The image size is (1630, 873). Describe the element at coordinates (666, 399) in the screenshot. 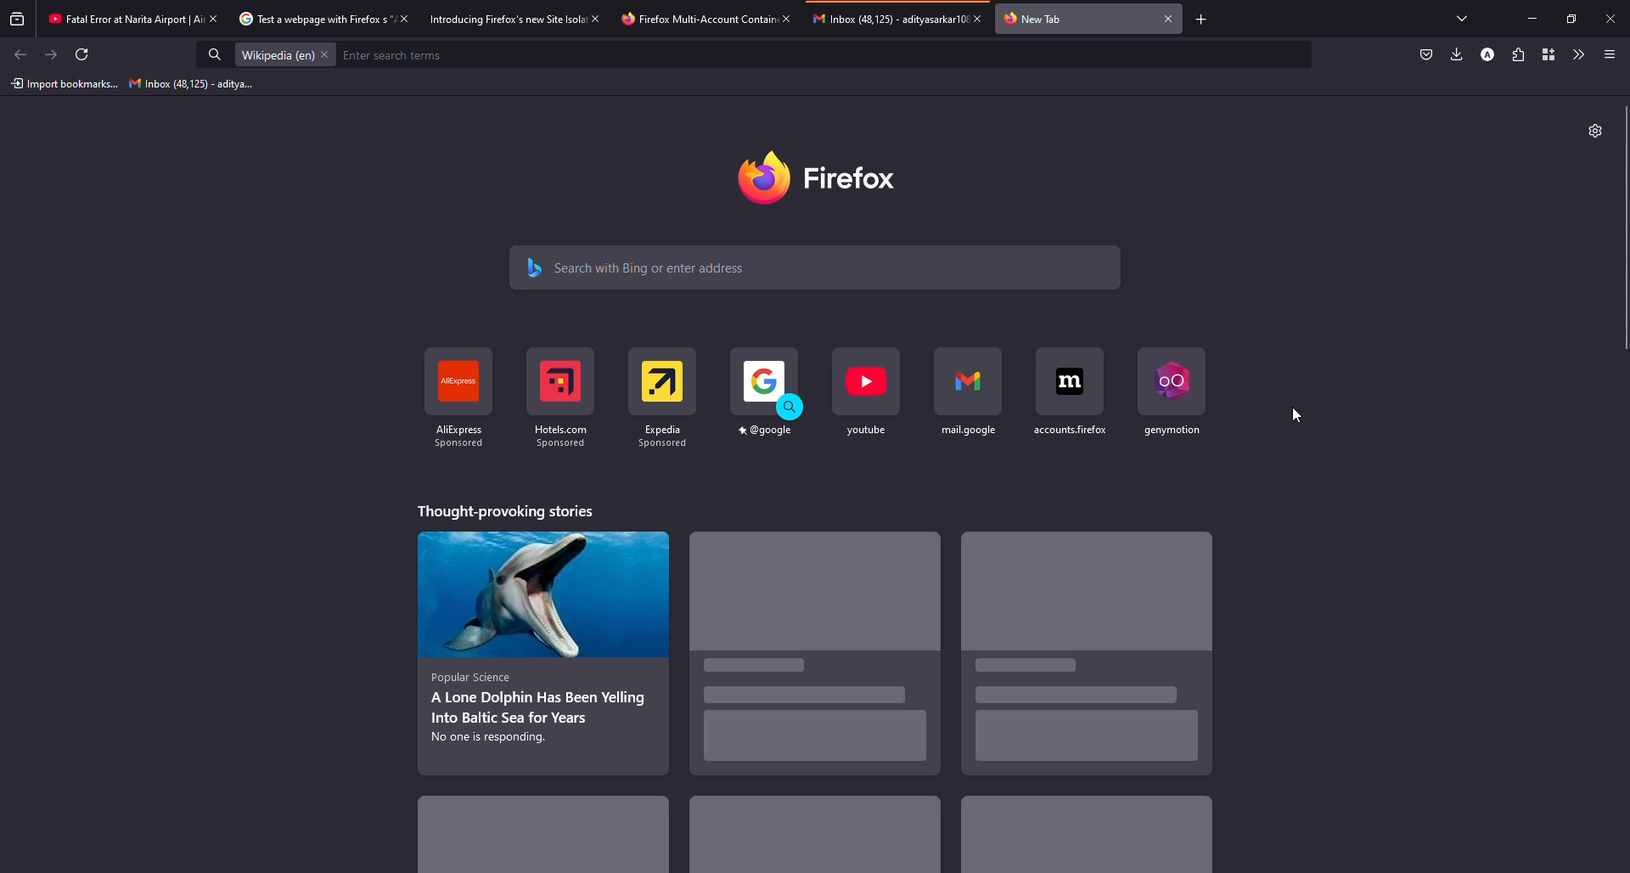

I see `Expedia sponsored` at that location.